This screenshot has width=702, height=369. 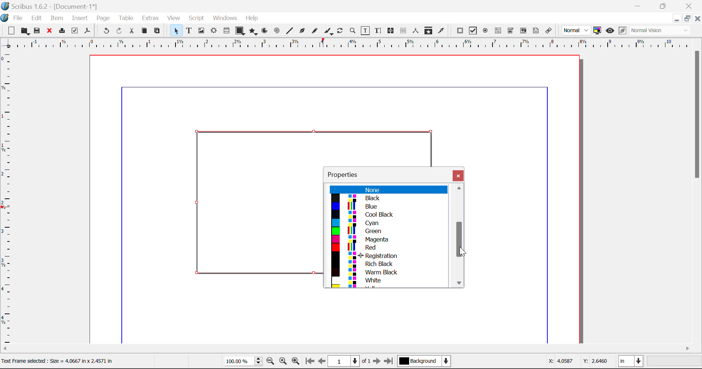 I want to click on Restore Down, so click(x=639, y=6).